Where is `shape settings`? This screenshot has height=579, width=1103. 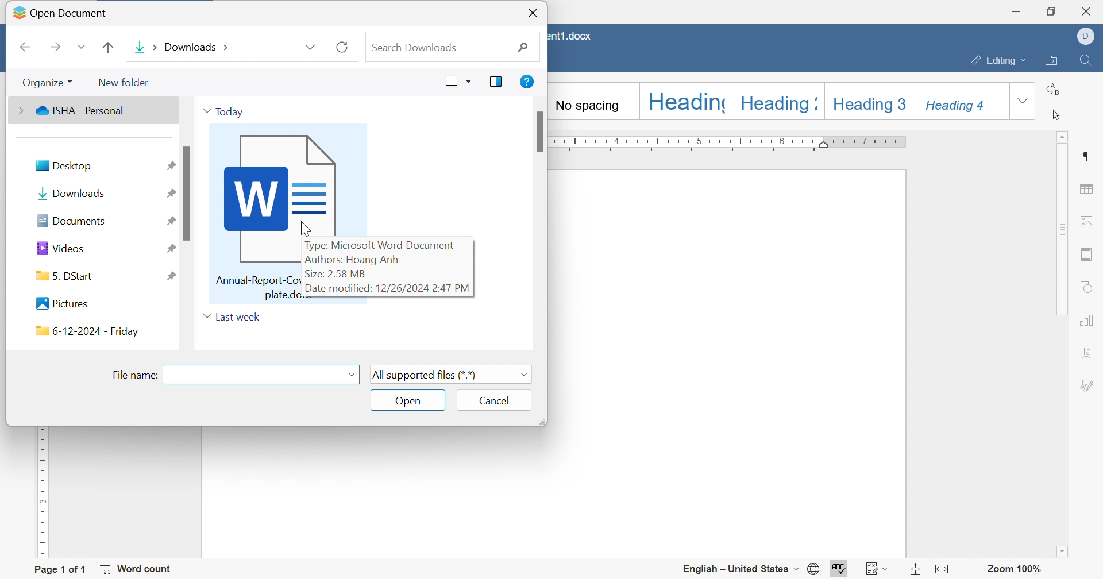 shape settings is located at coordinates (1089, 287).